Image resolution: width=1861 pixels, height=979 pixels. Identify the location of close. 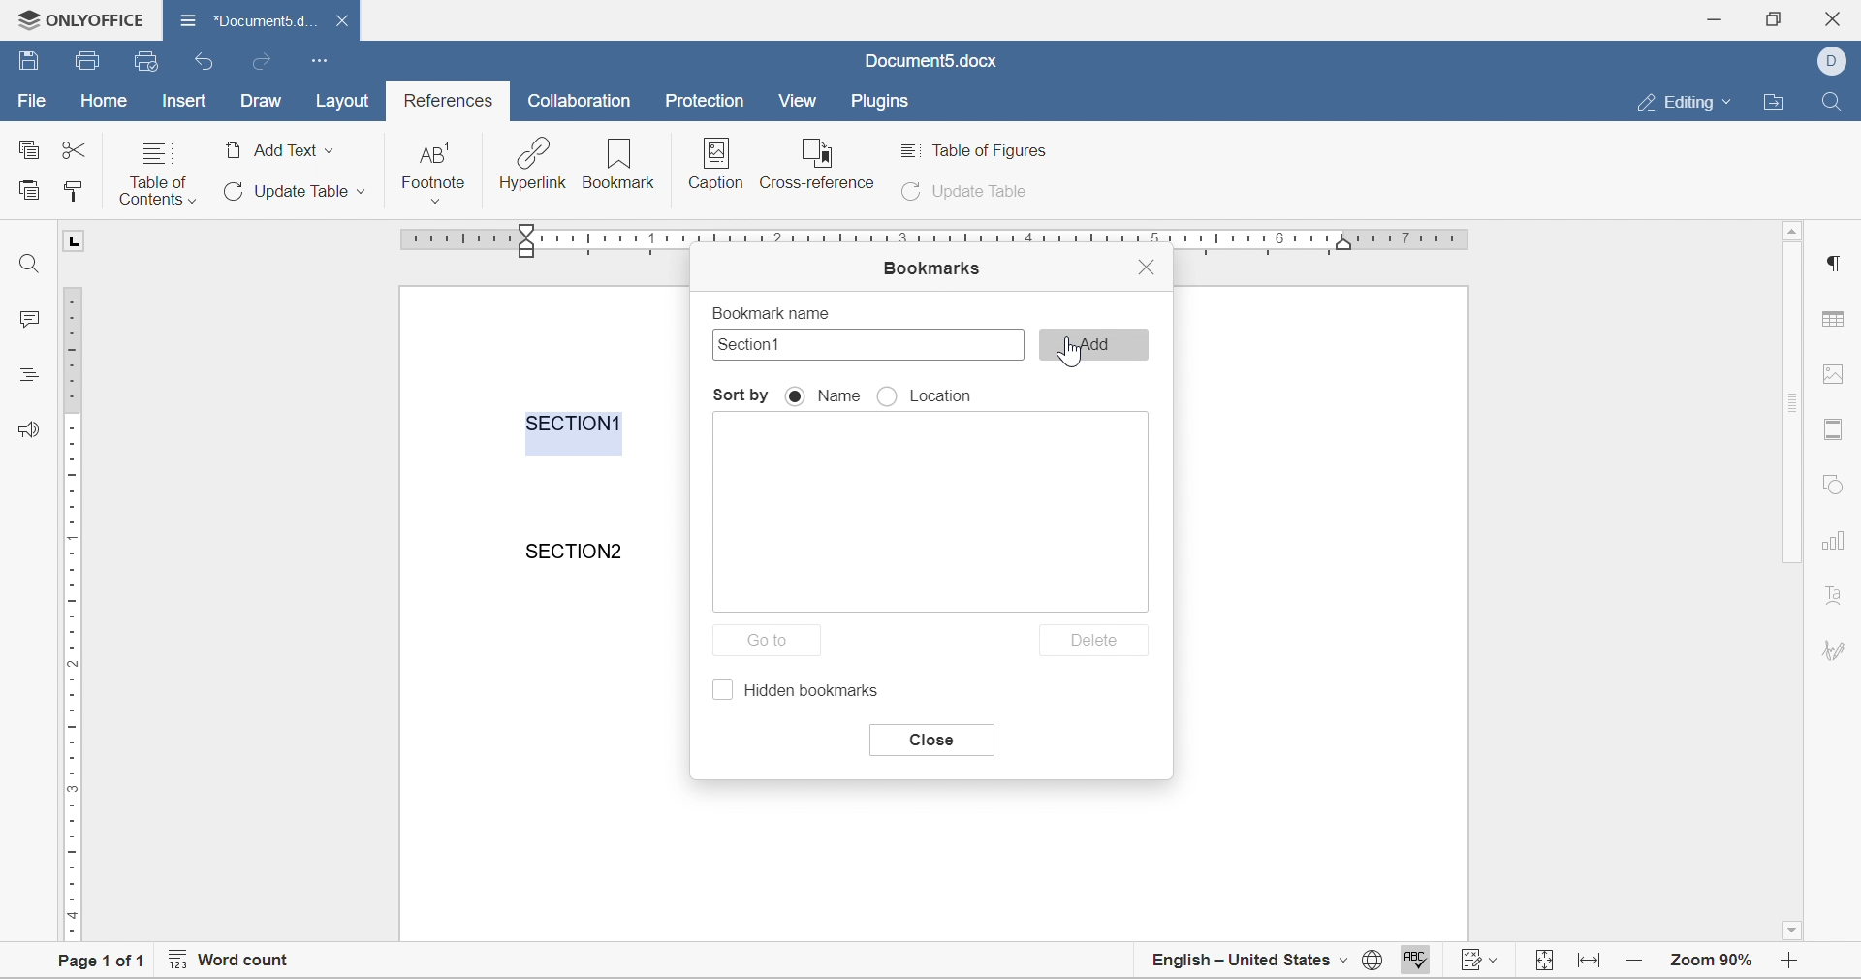
(930, 741).